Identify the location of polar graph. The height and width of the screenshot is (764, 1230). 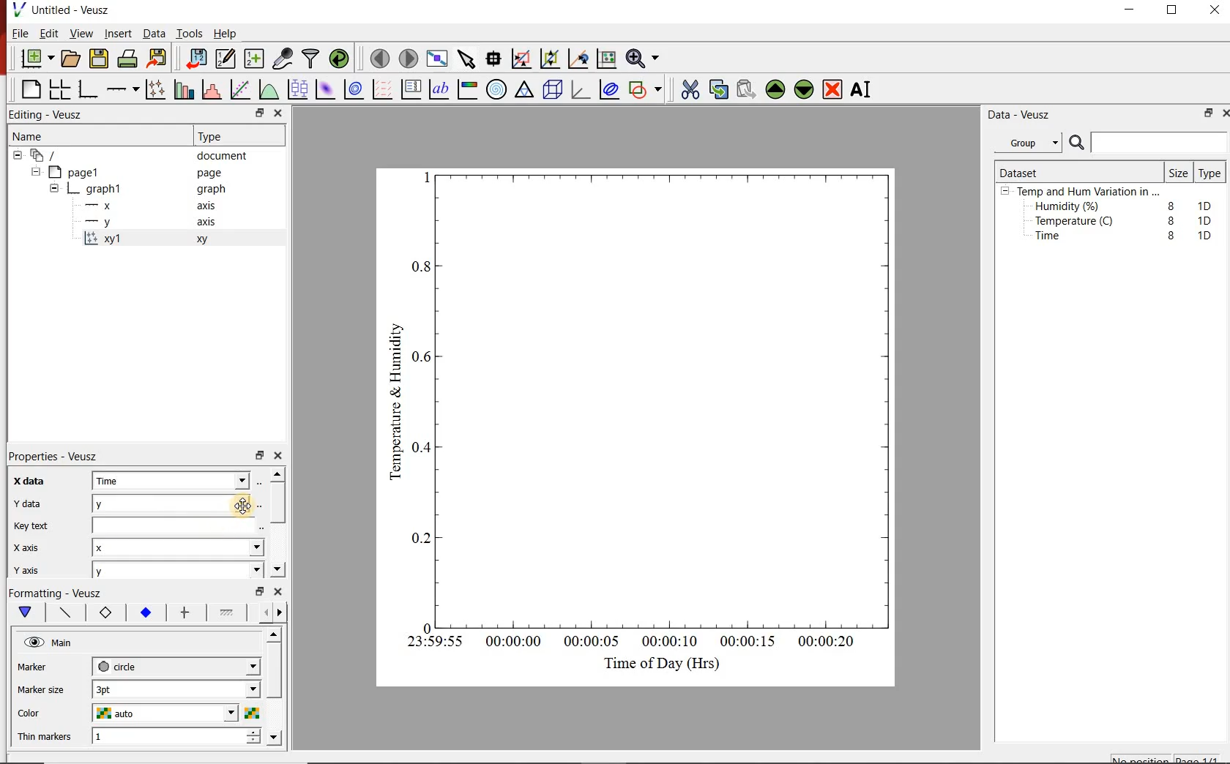
(498, 91).